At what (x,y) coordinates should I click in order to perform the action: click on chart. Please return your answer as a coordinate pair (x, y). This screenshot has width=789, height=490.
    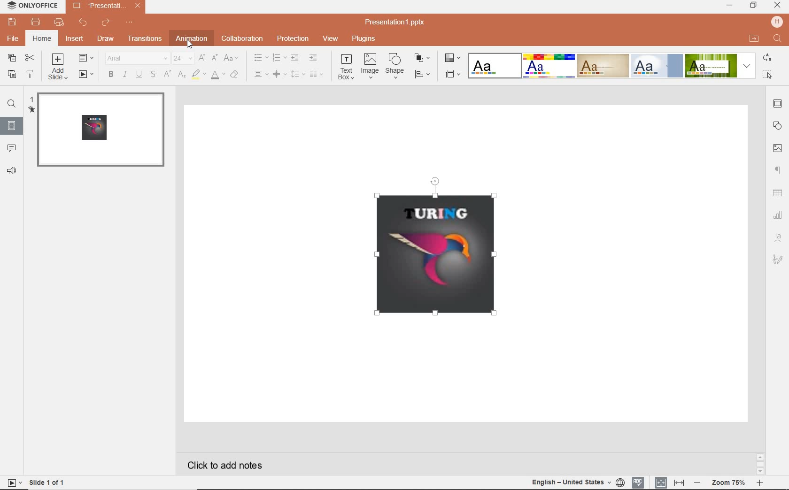
    Looking at the image, I should click on (778, 214).